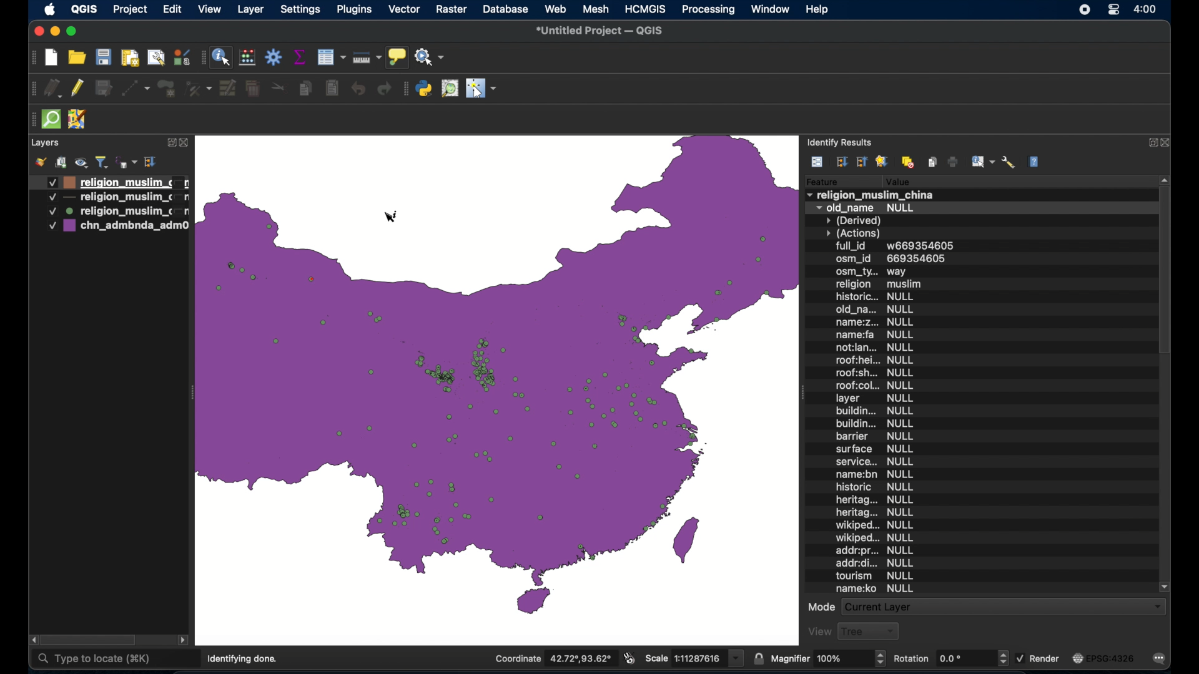  Describe the element at coordinates (392, 217) in the screenshot. I see `identify tool cursor` at that location.